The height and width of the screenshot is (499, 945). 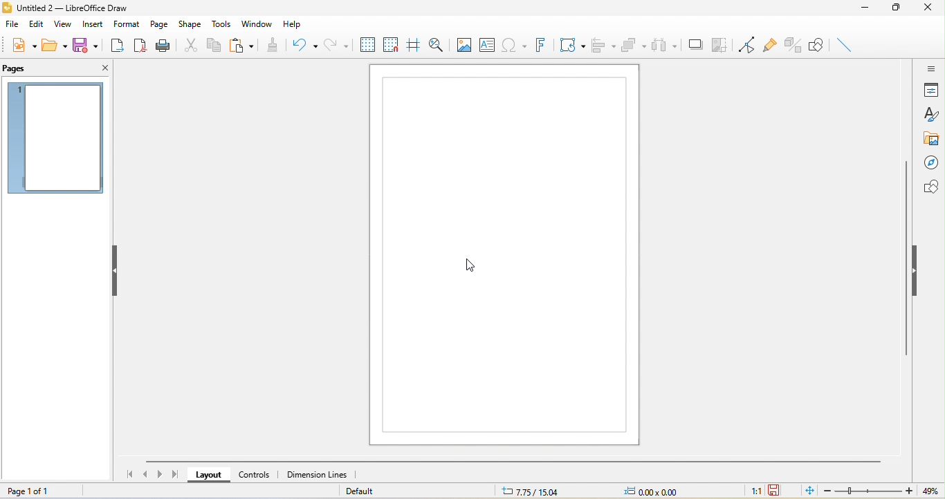 What do you see at coordinates (192, 46) in the screenshot?
I see `cut` at bounding box center [192, 46].